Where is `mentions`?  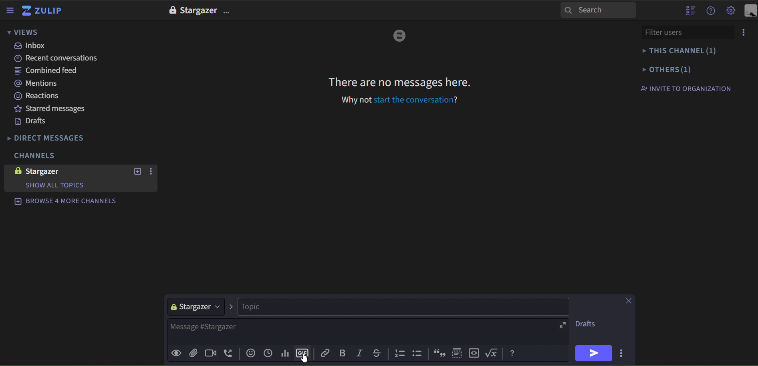 mentions is located at coordinates (40, 84).